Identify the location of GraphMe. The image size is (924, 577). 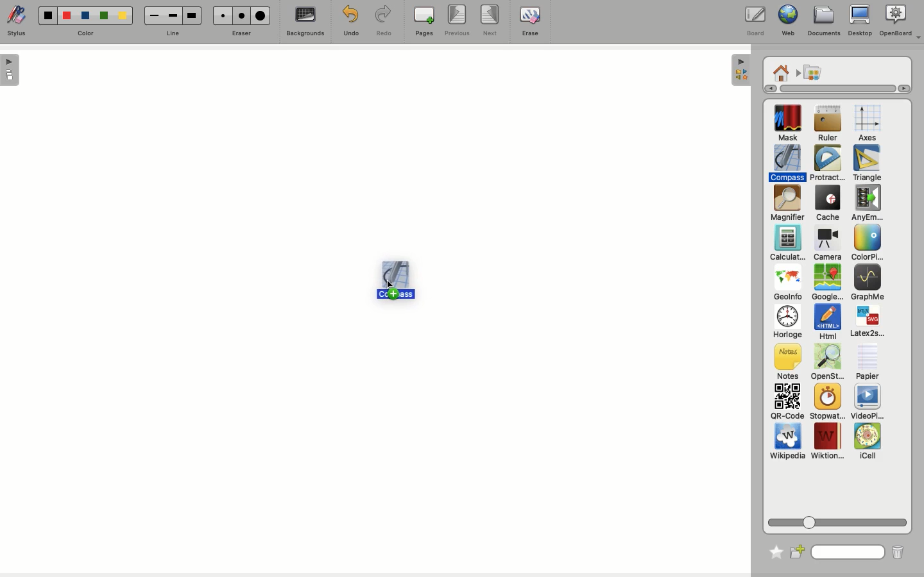
(867, 283).